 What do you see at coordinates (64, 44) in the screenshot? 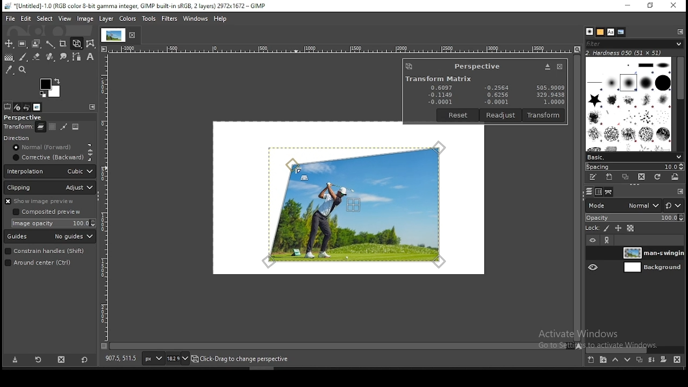
I see `crop tool` at bounding box center [64, 44].